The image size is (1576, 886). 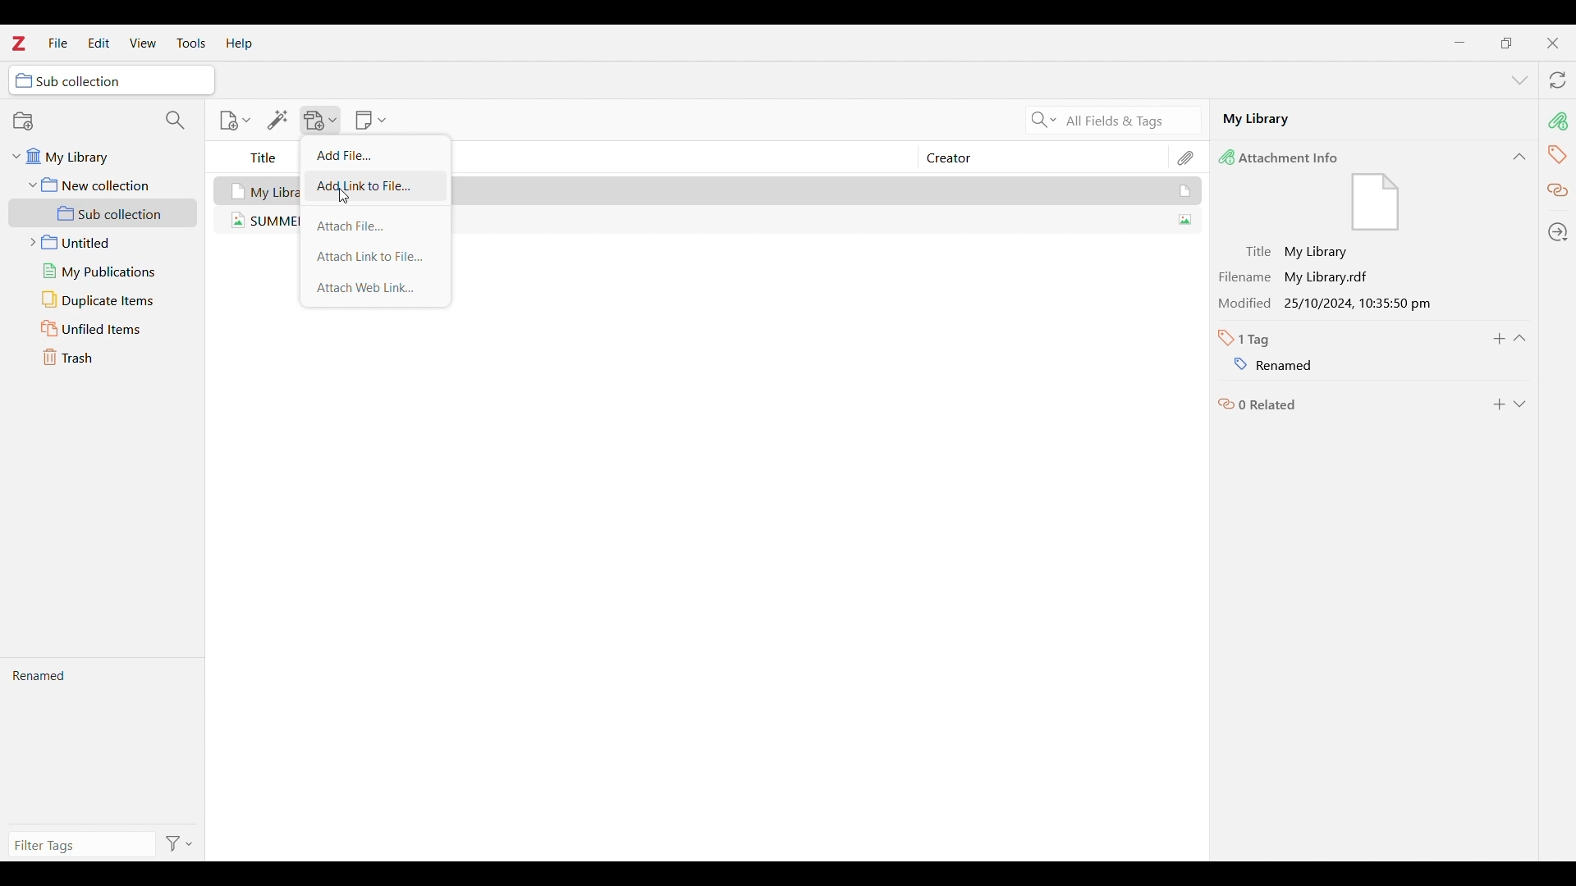 I want to click on List all tabs, so click(x=1520, y=80).